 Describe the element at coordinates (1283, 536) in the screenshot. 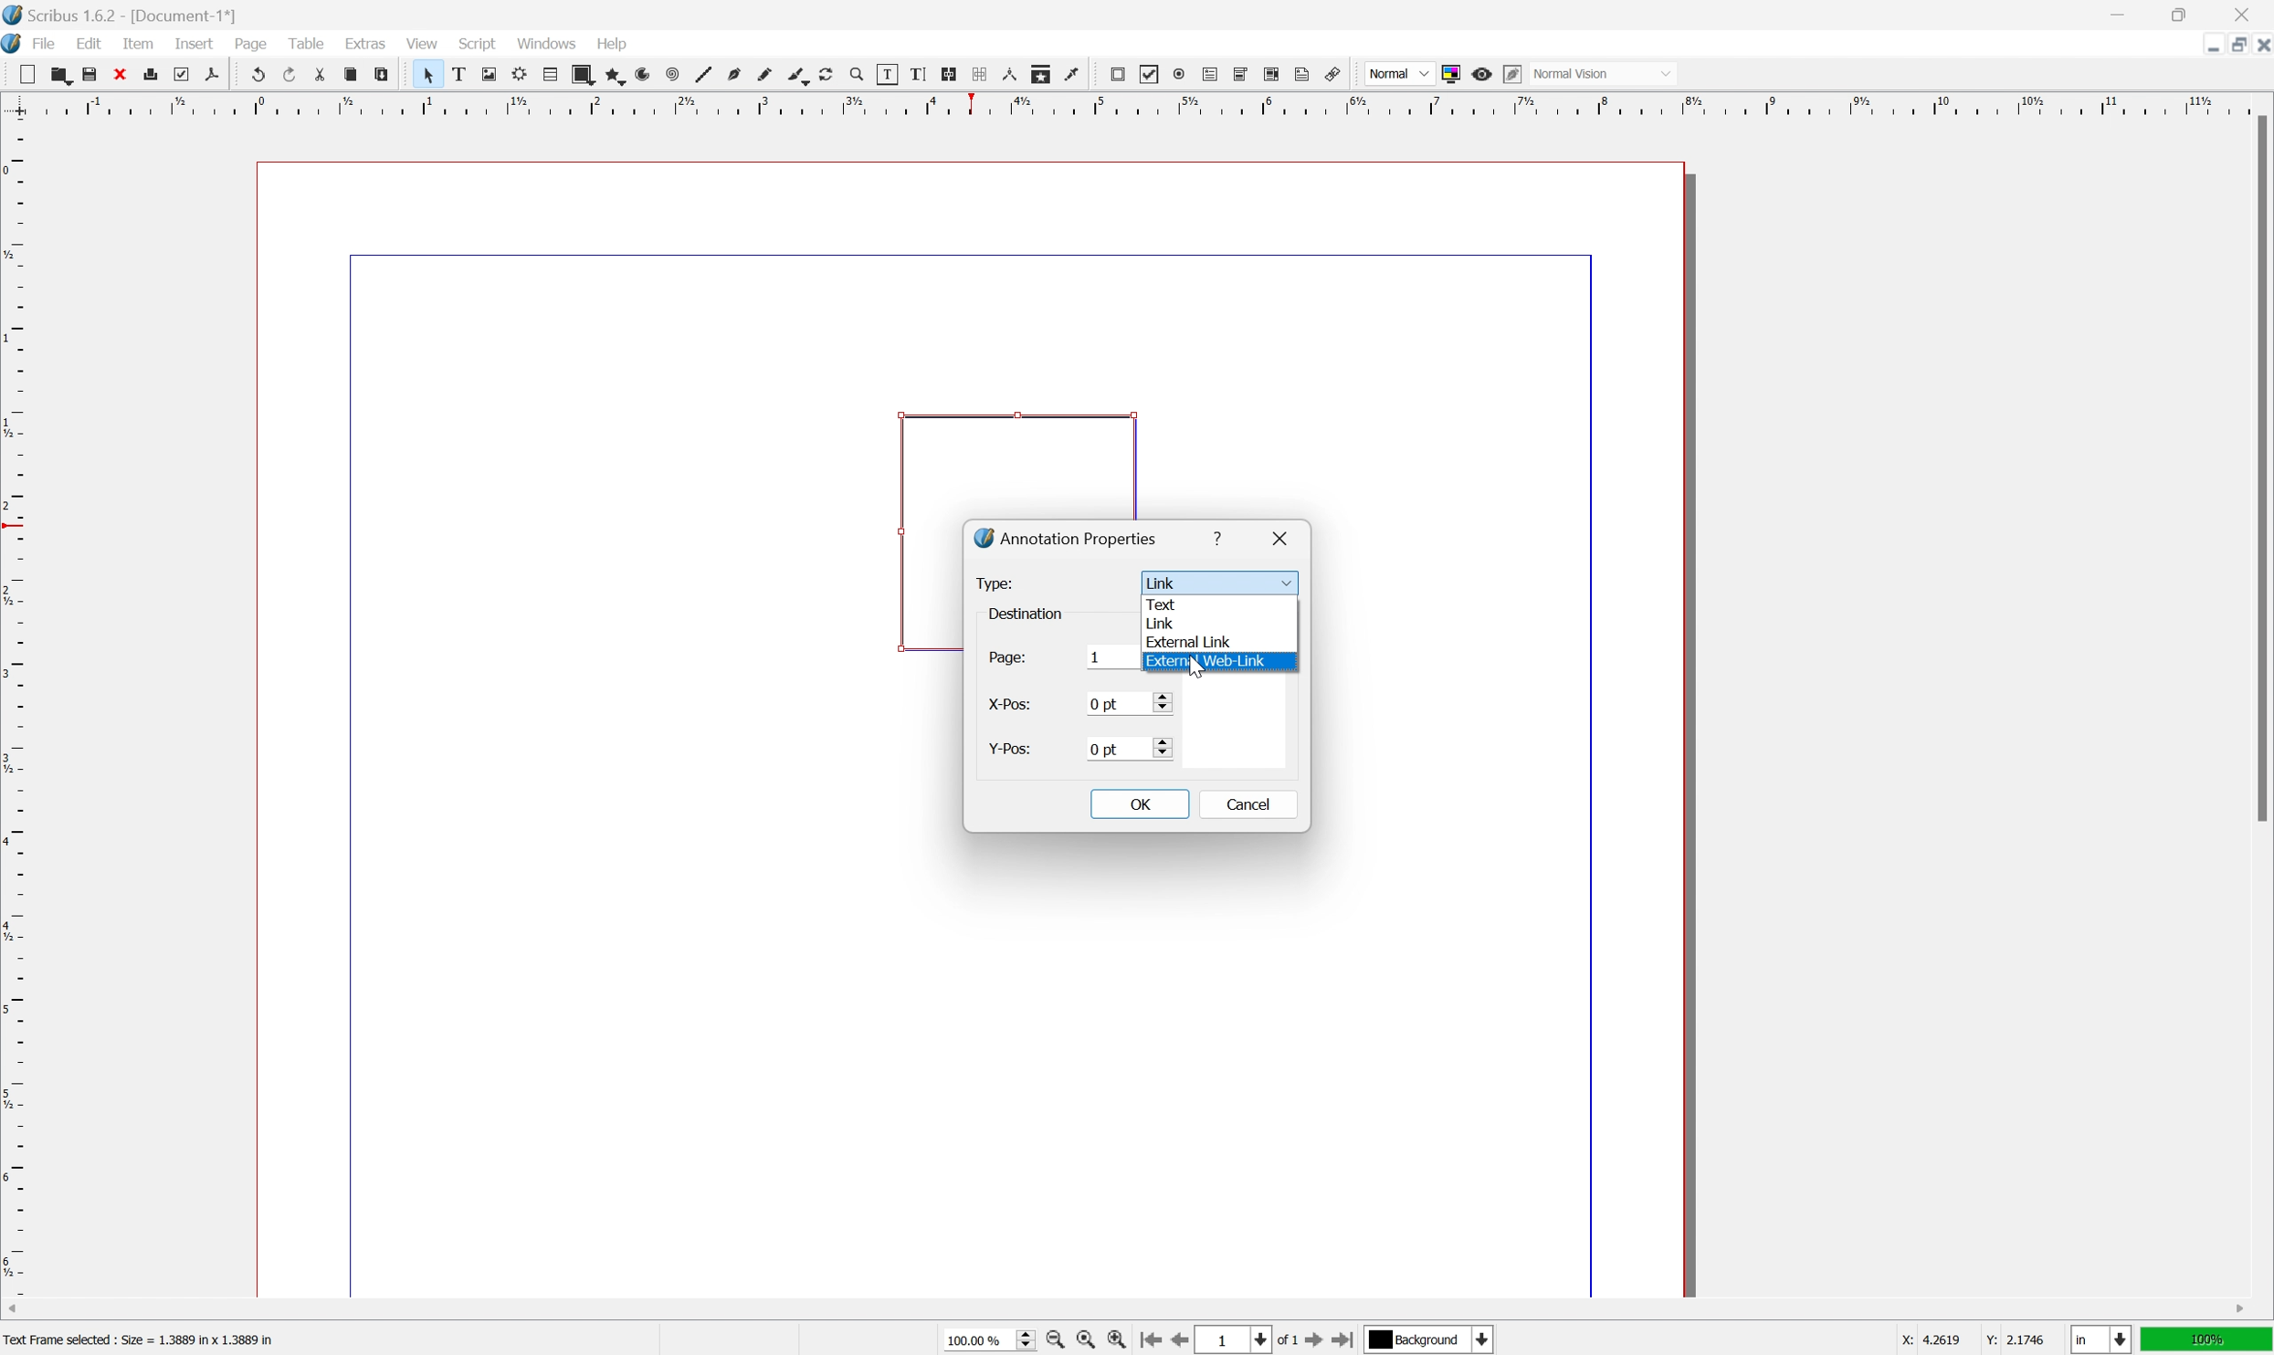

I see `close` at that location.